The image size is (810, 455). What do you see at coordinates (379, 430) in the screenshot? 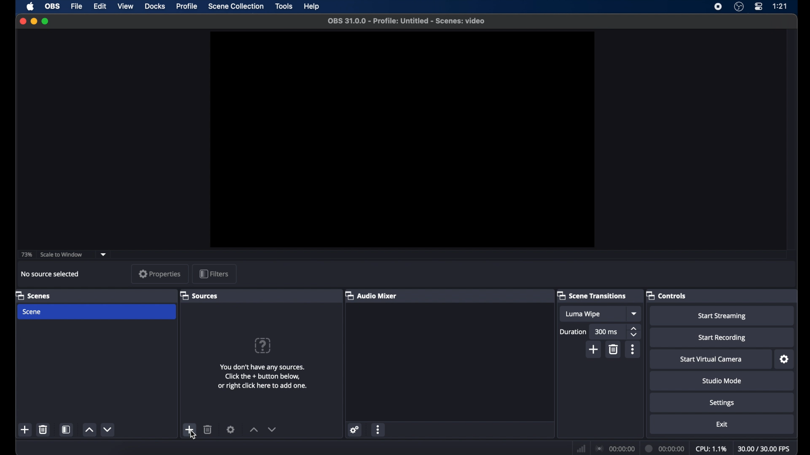
I see `more options` at bounding box center [379, 430].